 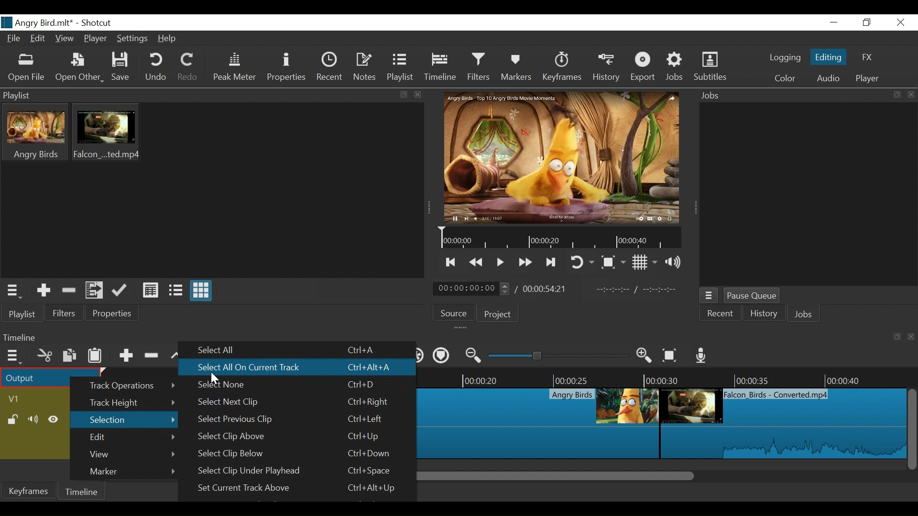 I want to click on Markers, so click(x=516, y=67).